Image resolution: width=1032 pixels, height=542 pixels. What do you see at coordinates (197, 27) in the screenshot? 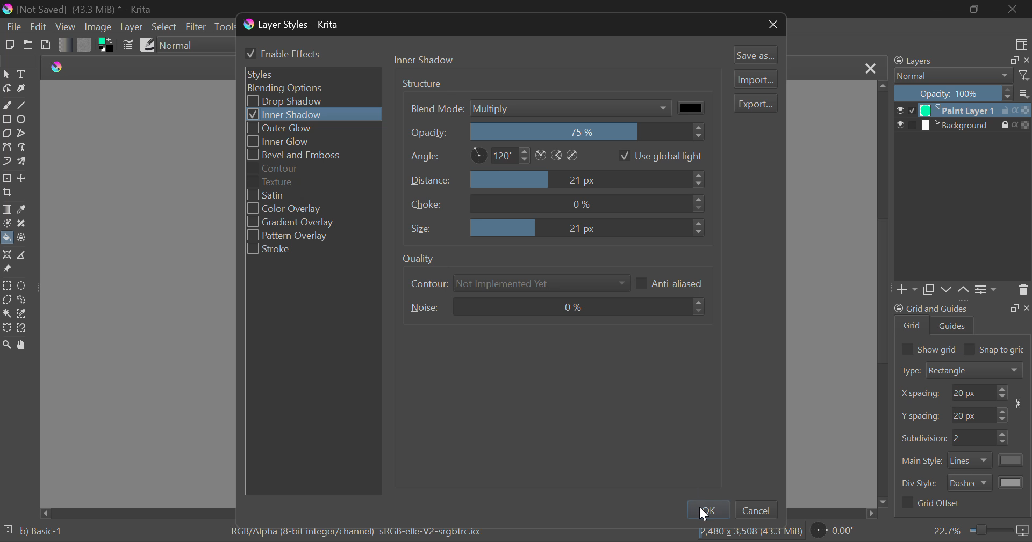
I see `Filter` at bounding box center [197, 27].